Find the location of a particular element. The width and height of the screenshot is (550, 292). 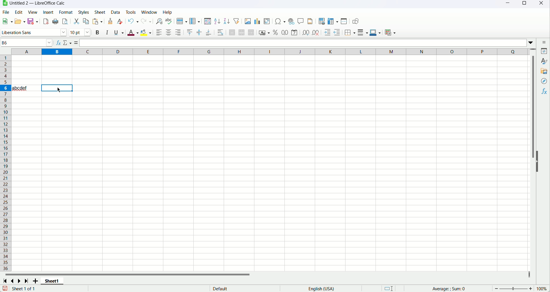

window is located at coordinates (149, 12).